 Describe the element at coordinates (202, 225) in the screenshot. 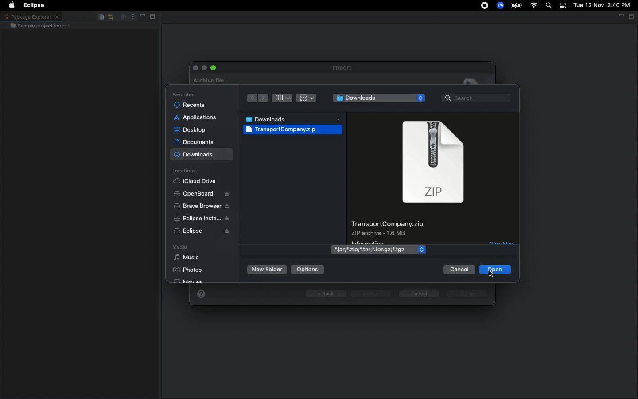

I see `Eclipse` at that location.